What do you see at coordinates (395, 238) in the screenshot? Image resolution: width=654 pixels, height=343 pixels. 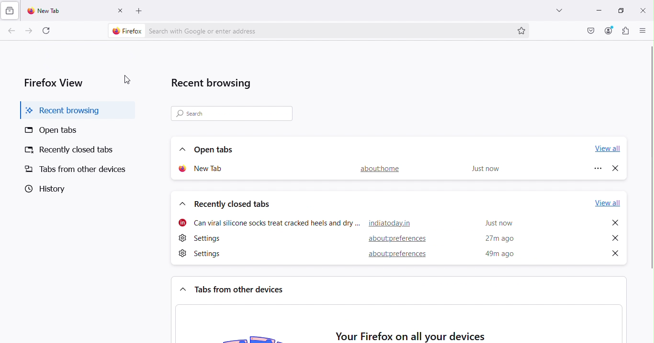 I see `hyperlink` at bounding box center [395, 238].